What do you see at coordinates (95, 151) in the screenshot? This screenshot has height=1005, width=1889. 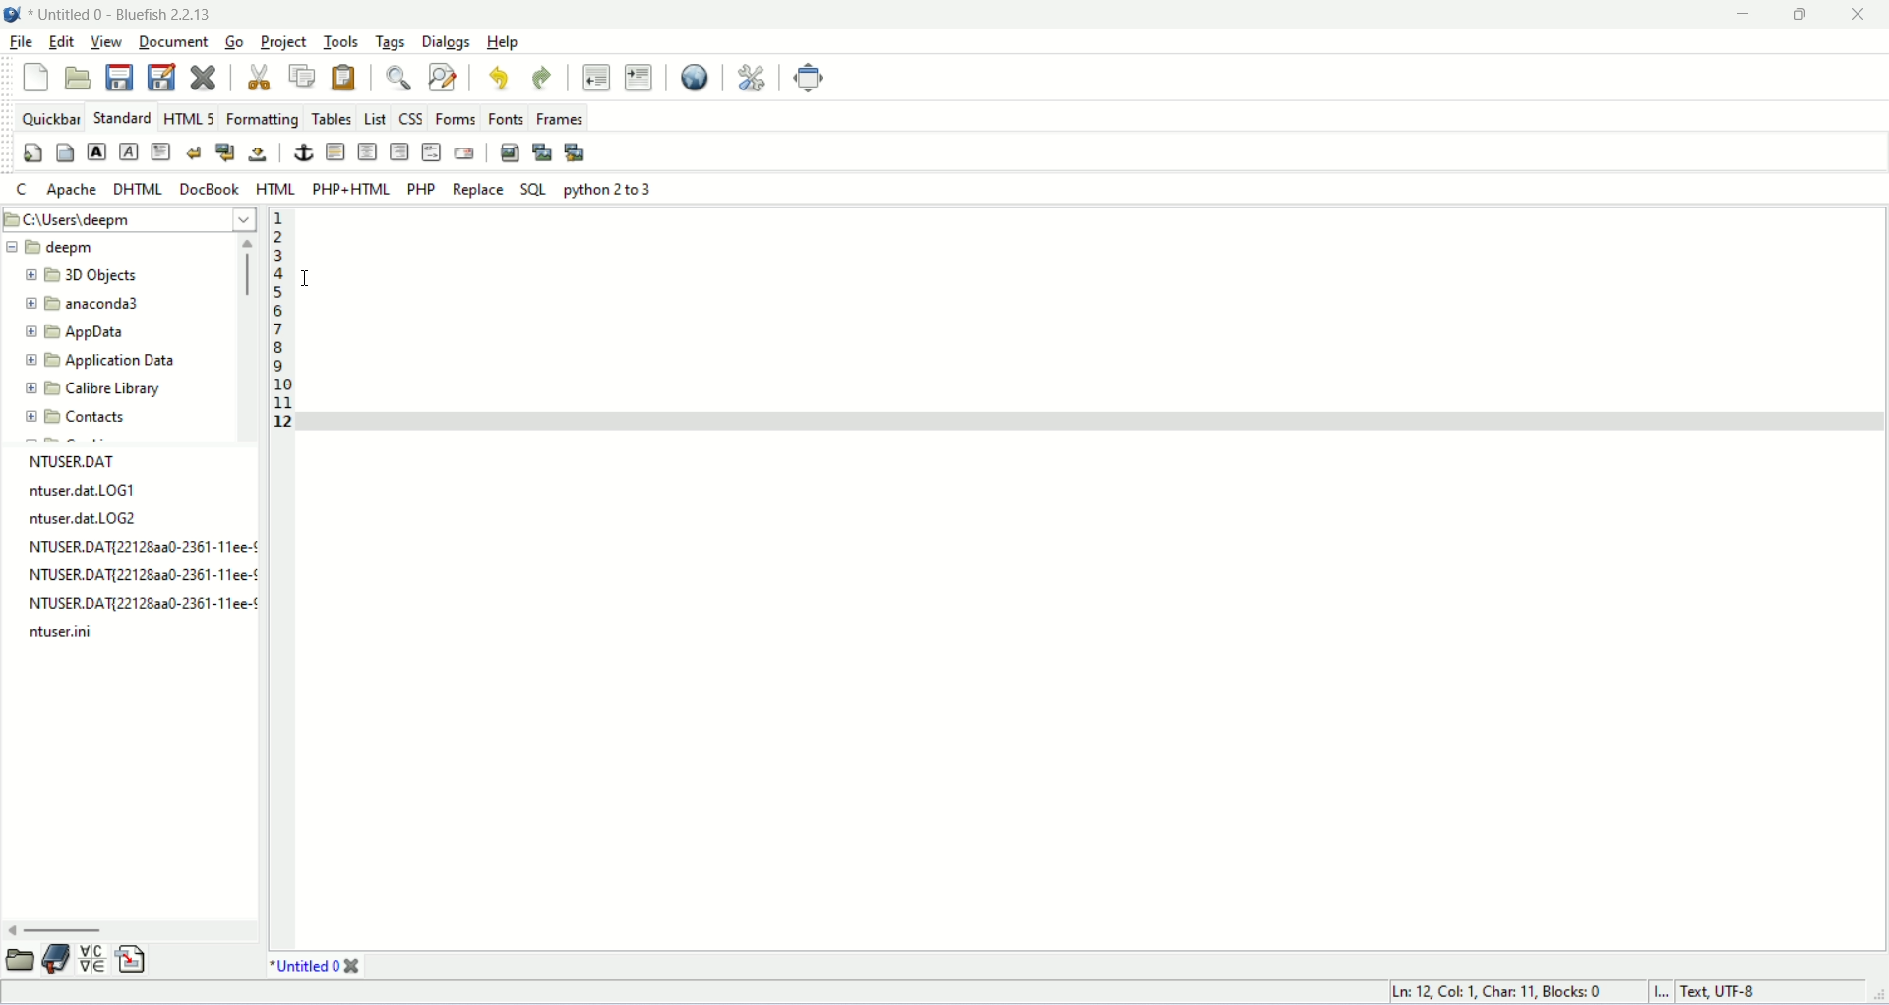 I see `strong` at bounding box center [95, 151].